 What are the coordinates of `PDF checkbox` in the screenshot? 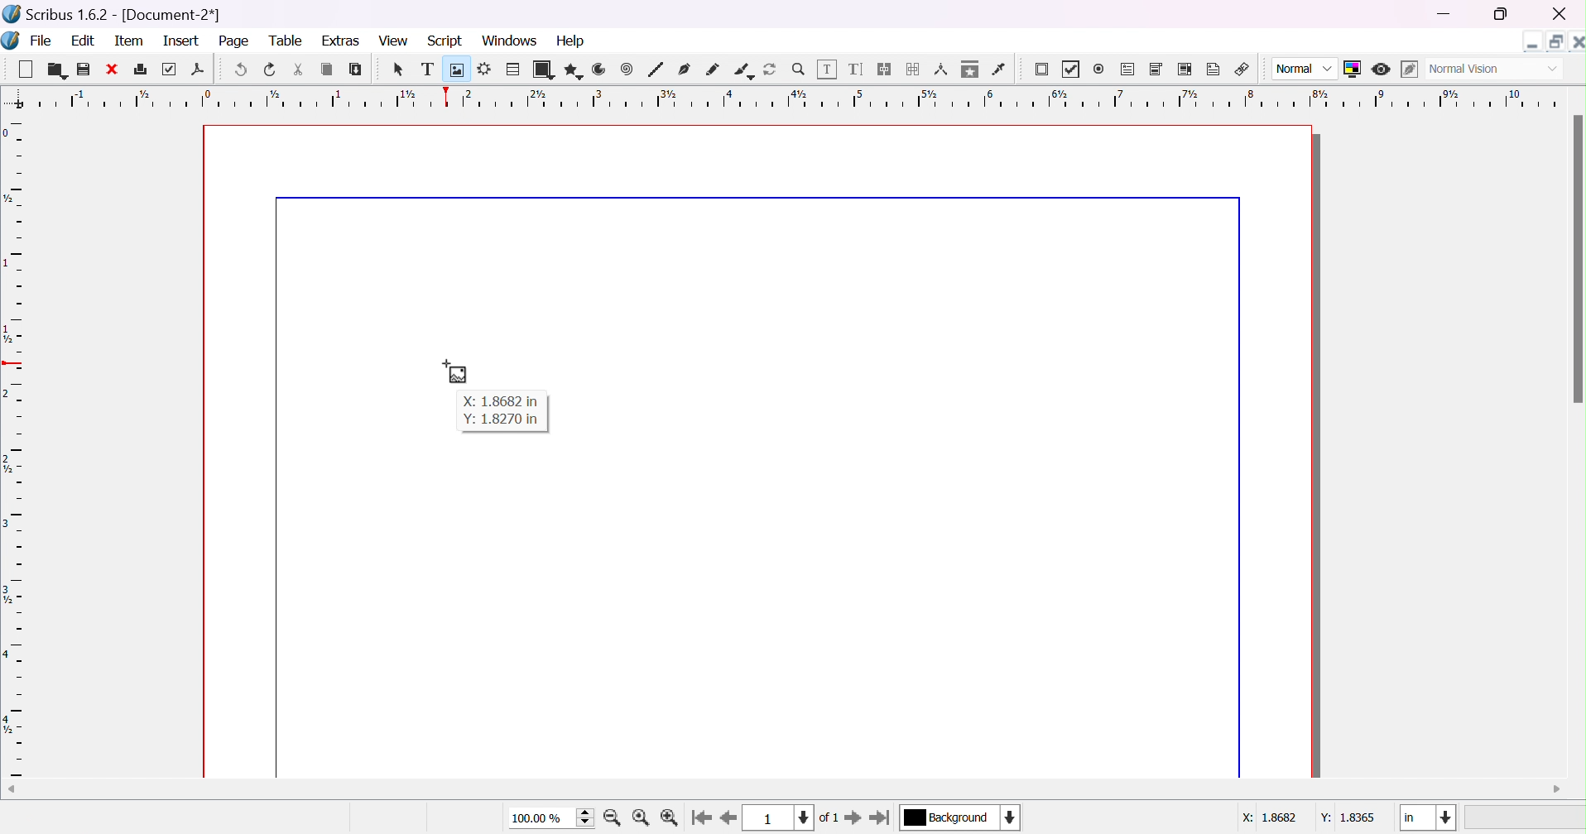 It's located at (1075, 69).